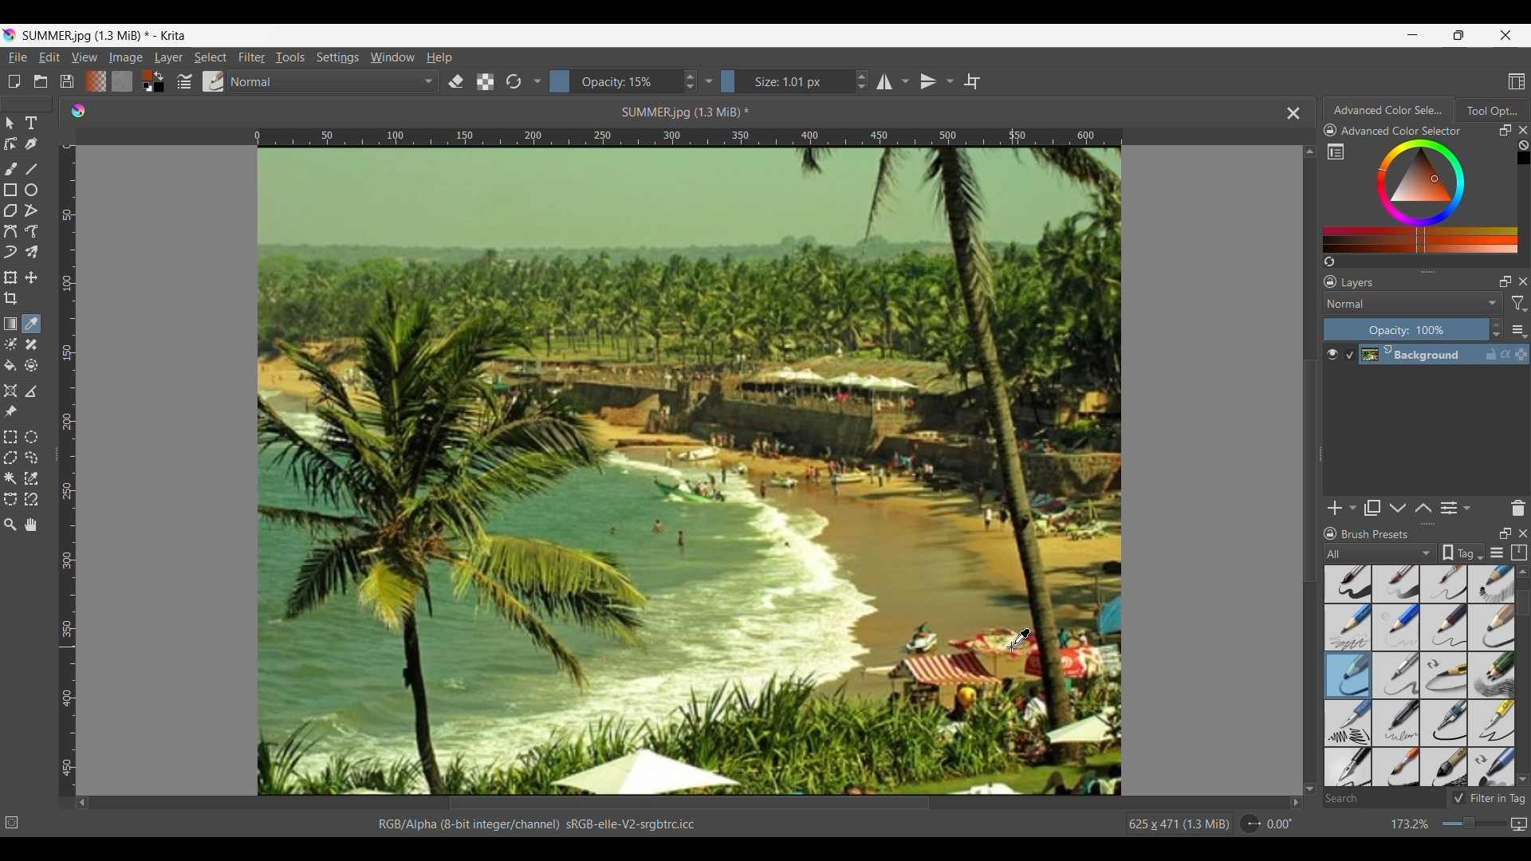  I want to click on Opacity: 100%, so click(1406, 330).